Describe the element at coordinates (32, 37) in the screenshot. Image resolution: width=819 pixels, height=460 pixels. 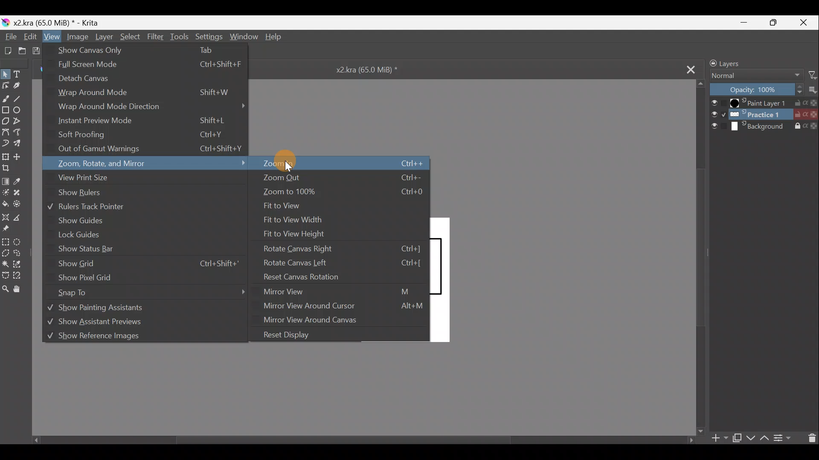
I see `Edit` at that location.